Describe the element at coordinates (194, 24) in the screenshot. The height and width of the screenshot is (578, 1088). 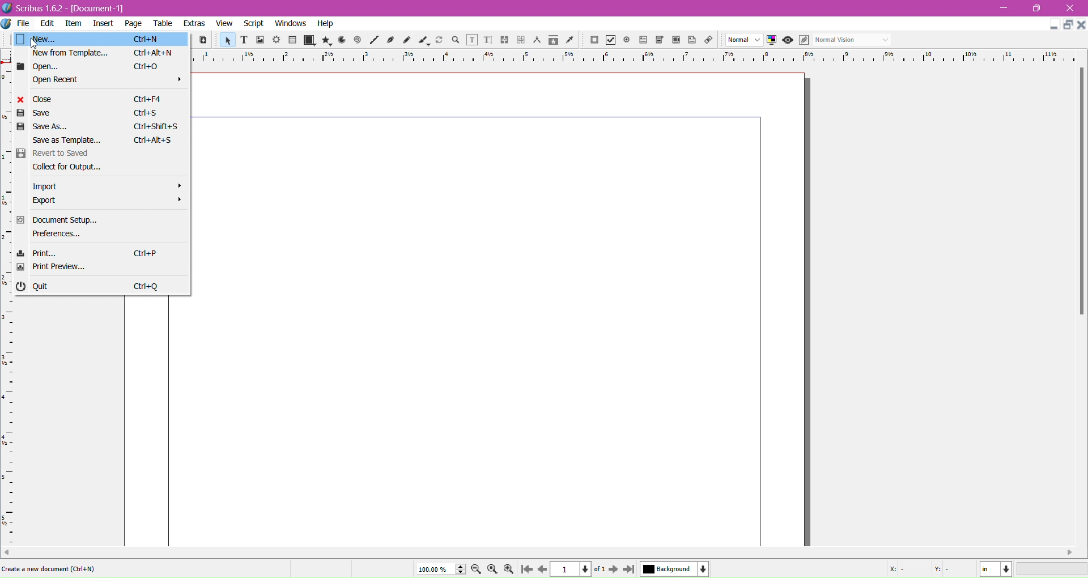
I see `Extras` at that location.